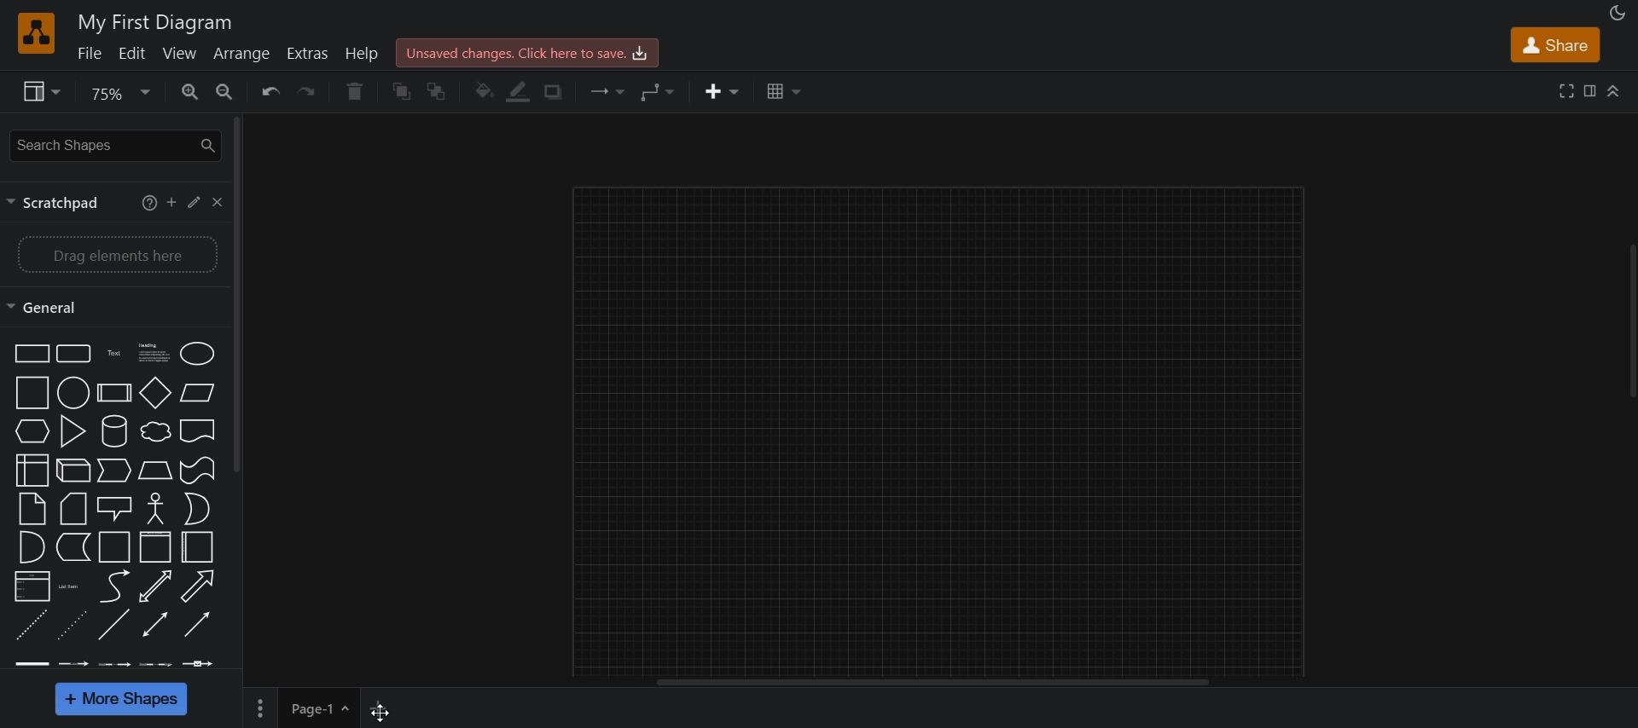 The image size is (1638, 728). Describe the element at coordinates (118, 93) in the screenshot. I see `zoom` at that location.